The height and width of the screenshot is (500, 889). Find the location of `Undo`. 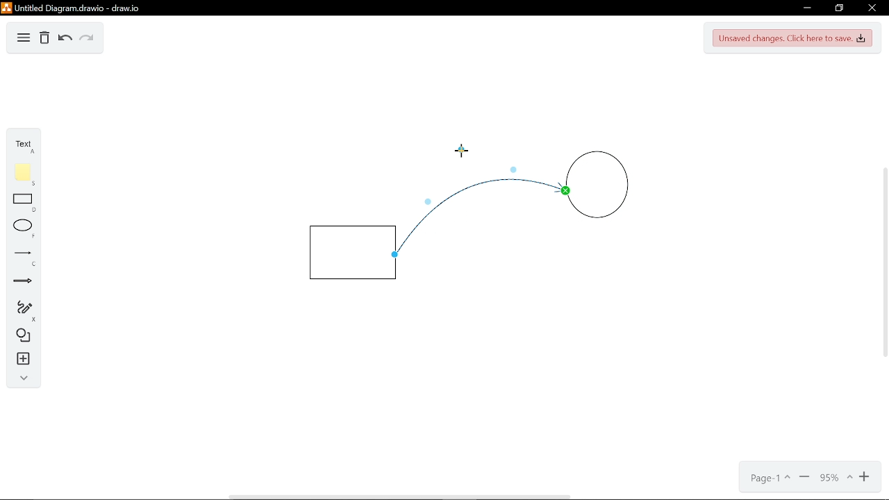

Undo is located at coordinates (64, 39).